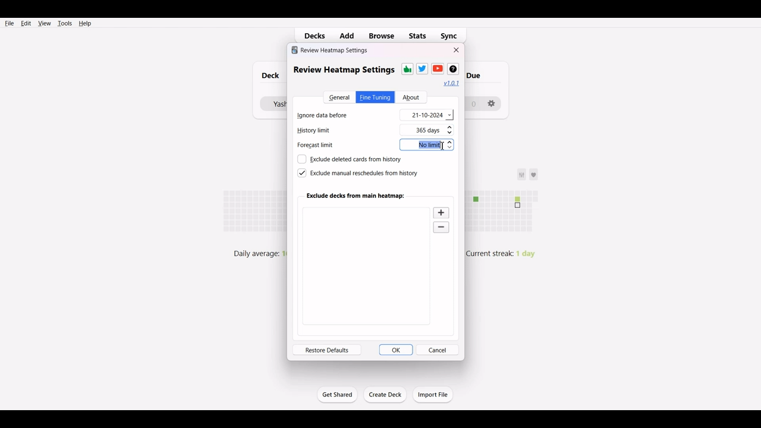  What do you see at coordinates (442, 146) in the screenshot?
I see `Text cursor` at bounding box center [442, 146].